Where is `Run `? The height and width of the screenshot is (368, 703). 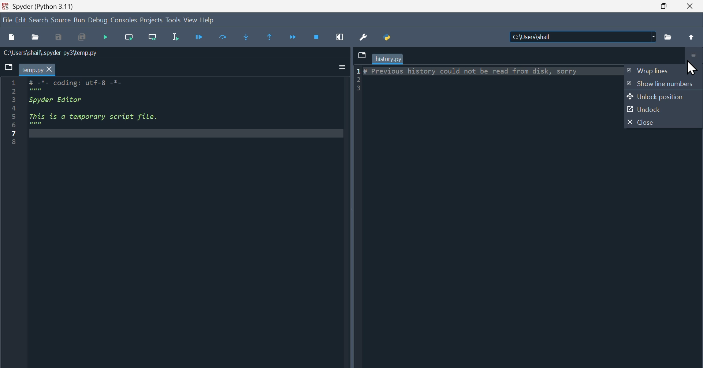 Run  is located at coordinates (108, 38).